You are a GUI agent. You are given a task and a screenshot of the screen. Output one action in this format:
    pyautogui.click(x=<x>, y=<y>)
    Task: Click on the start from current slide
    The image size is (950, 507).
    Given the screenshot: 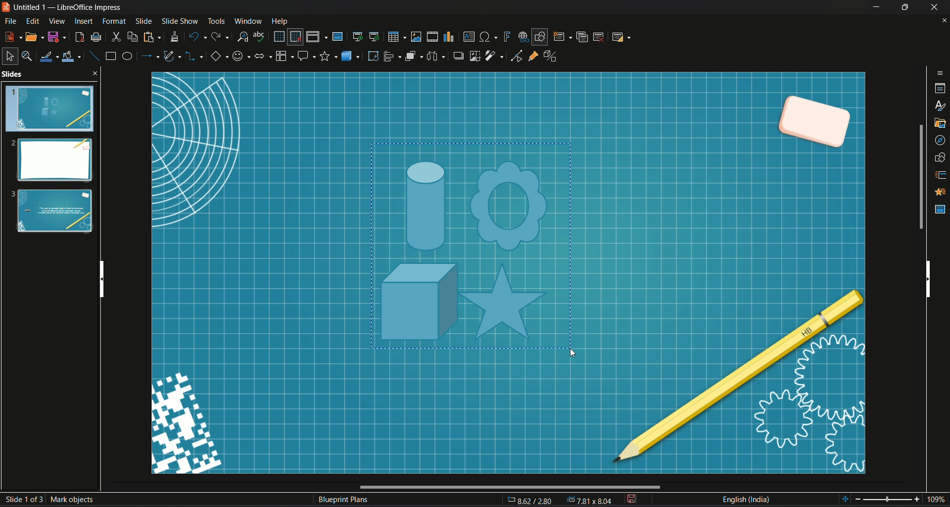 What is the action you would take?
    pyautogui.click(x=375, y=37)
    